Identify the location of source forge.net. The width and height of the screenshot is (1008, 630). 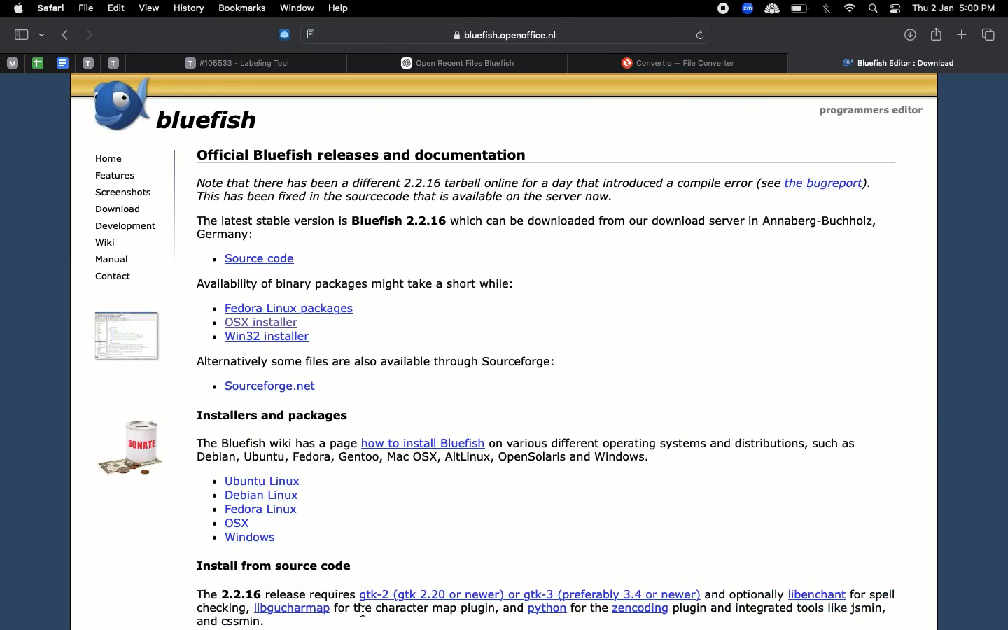
(272, 388).